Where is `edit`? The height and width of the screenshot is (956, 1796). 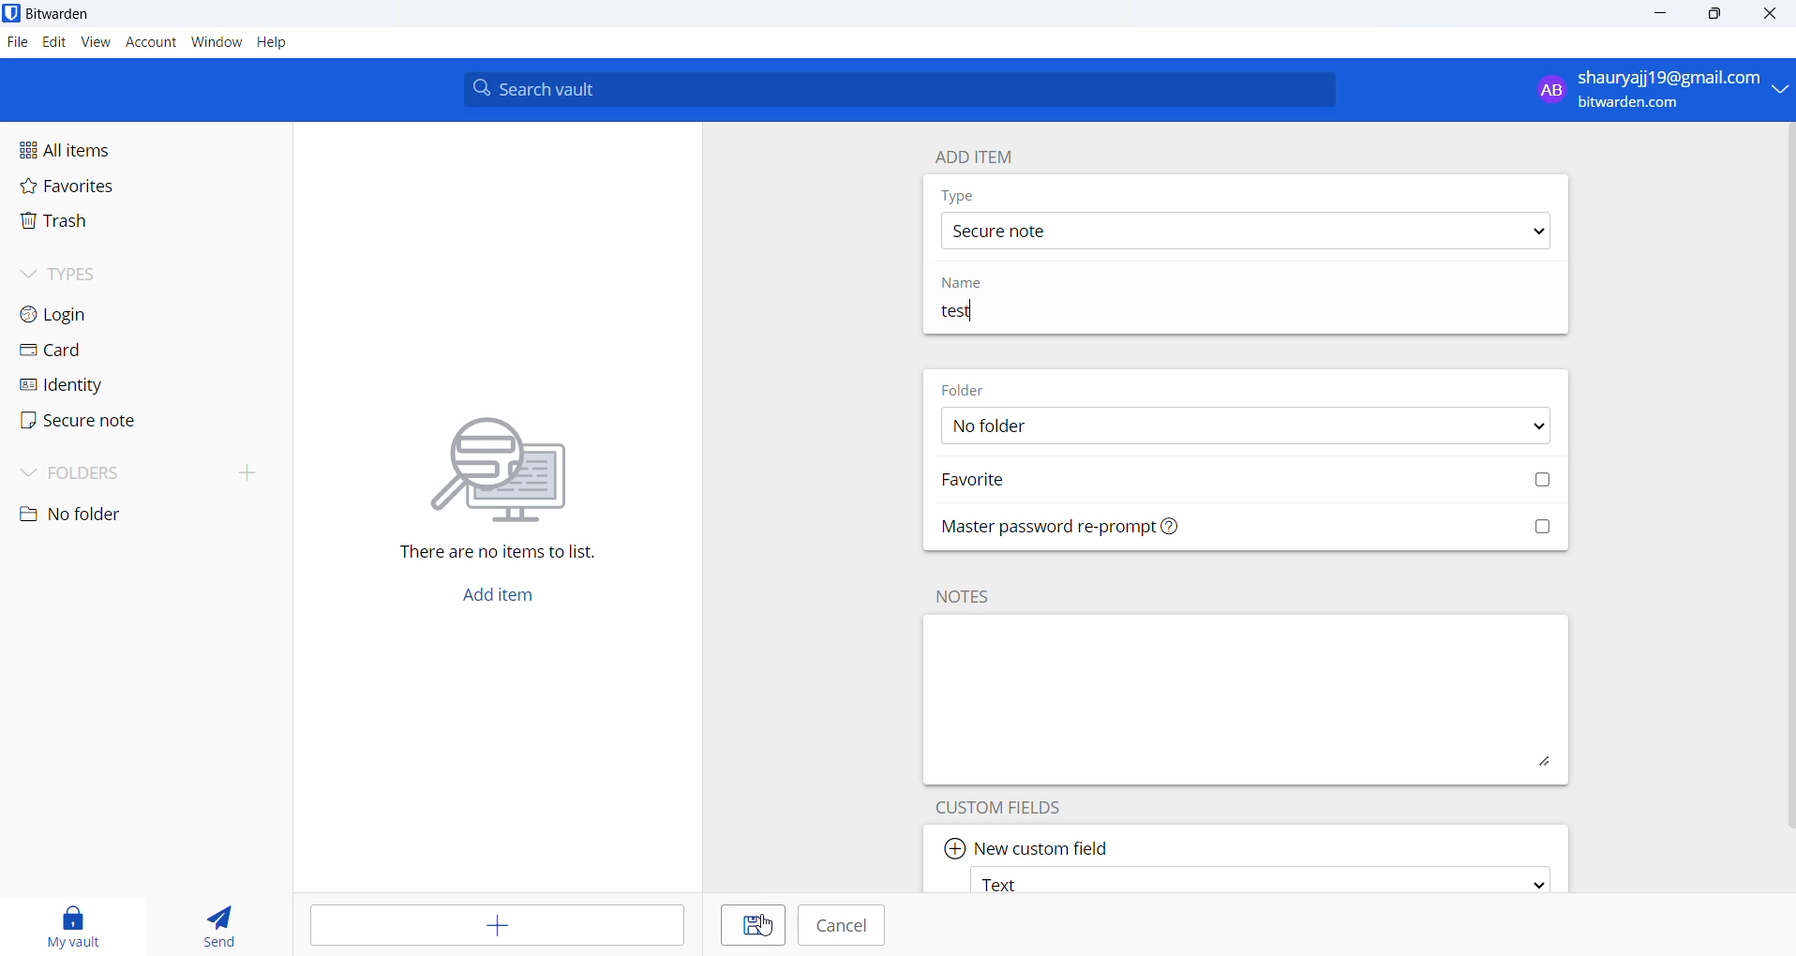 edit is located at coordinates (52, 41).